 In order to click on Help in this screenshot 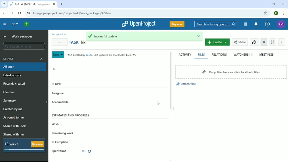, I will do `click(267, 24)`.